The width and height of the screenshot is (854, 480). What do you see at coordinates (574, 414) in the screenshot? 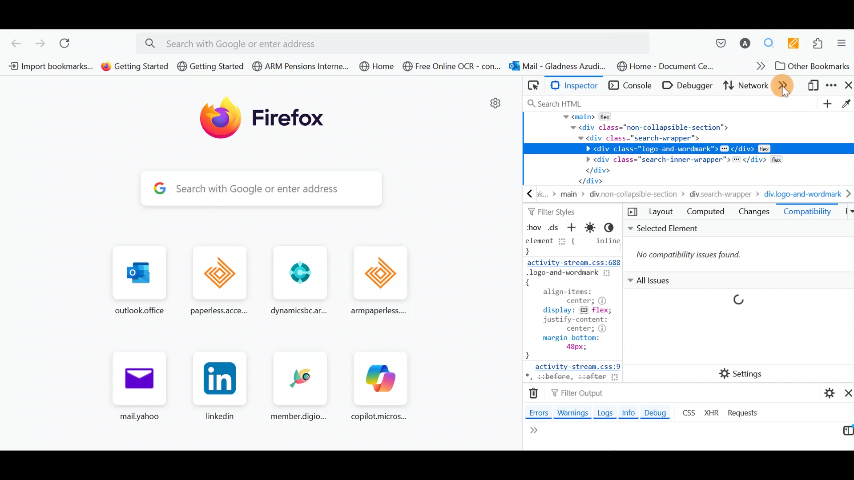
I see `Warnings` at bounding box center [574, 414].